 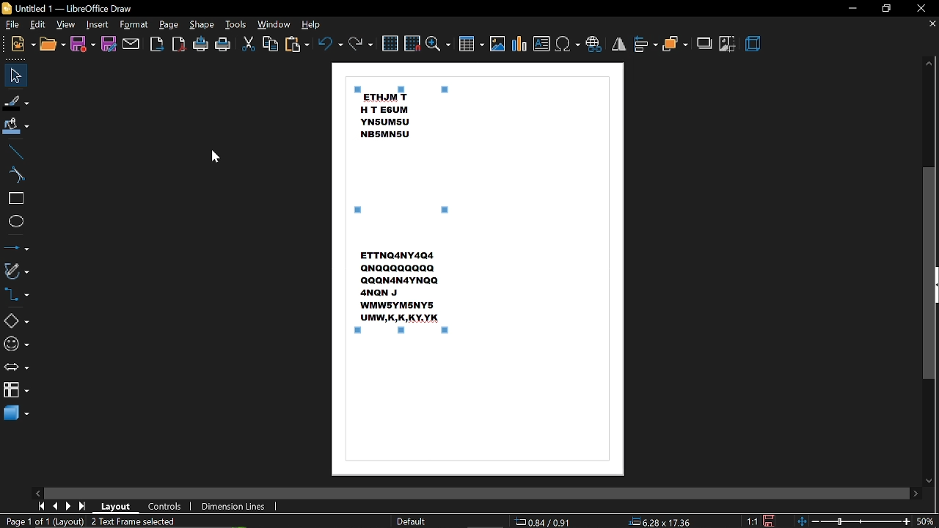 What do you see at coordinates (15, 391) in the screenshot?
I see `flowchart` at bounding box center [15, 391].